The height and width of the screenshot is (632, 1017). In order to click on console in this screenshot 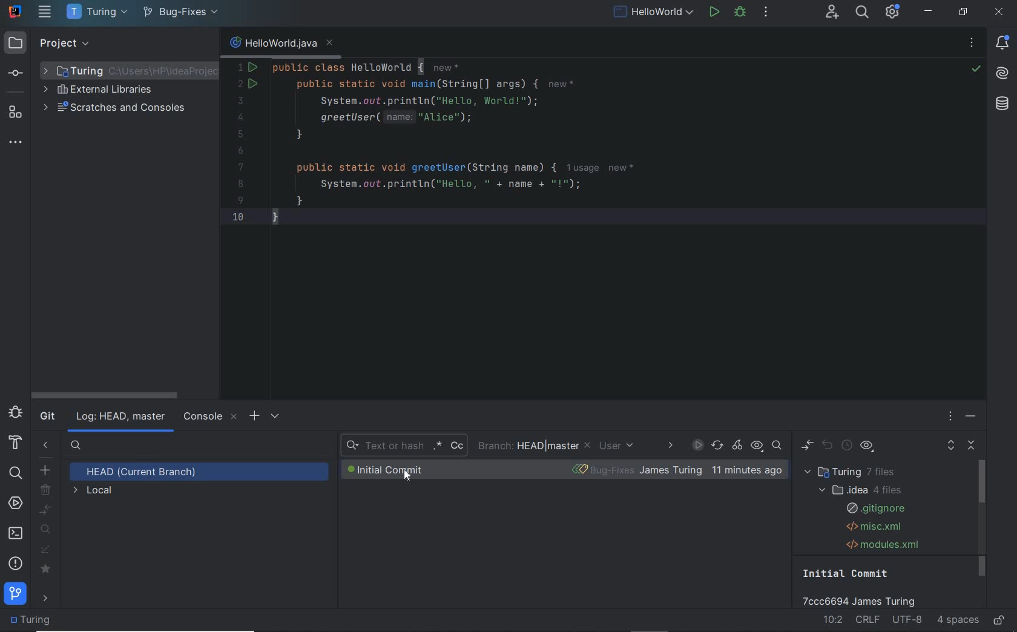, I will do `click(209, 417)`.